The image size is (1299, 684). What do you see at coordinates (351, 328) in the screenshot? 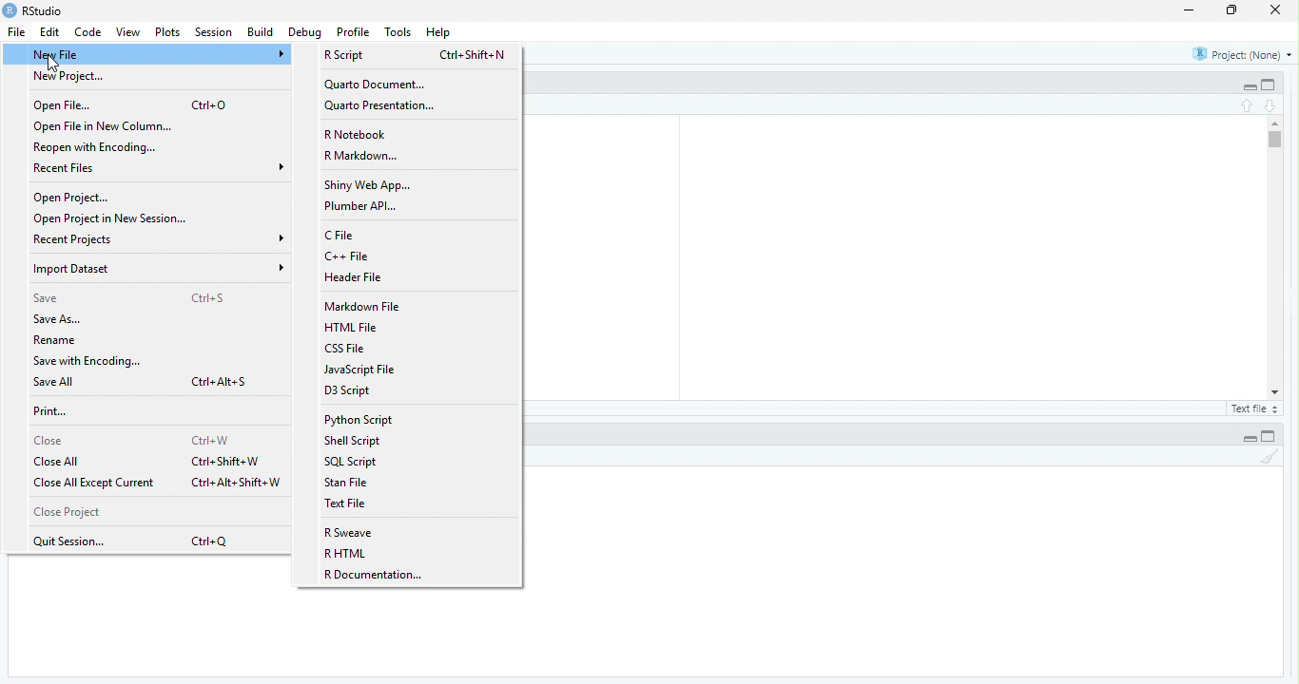
I see `HTML File` at bounding box center [351, 328].